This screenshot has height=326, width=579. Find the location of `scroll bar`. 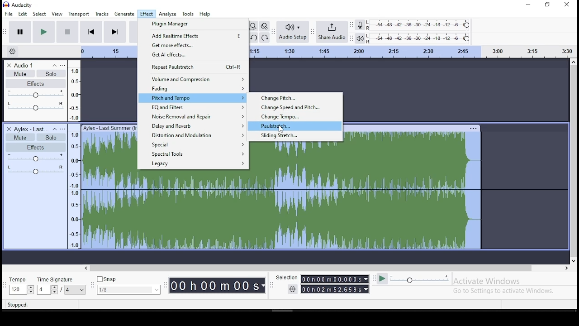

scroll bar is located at coordinates (574, 162).